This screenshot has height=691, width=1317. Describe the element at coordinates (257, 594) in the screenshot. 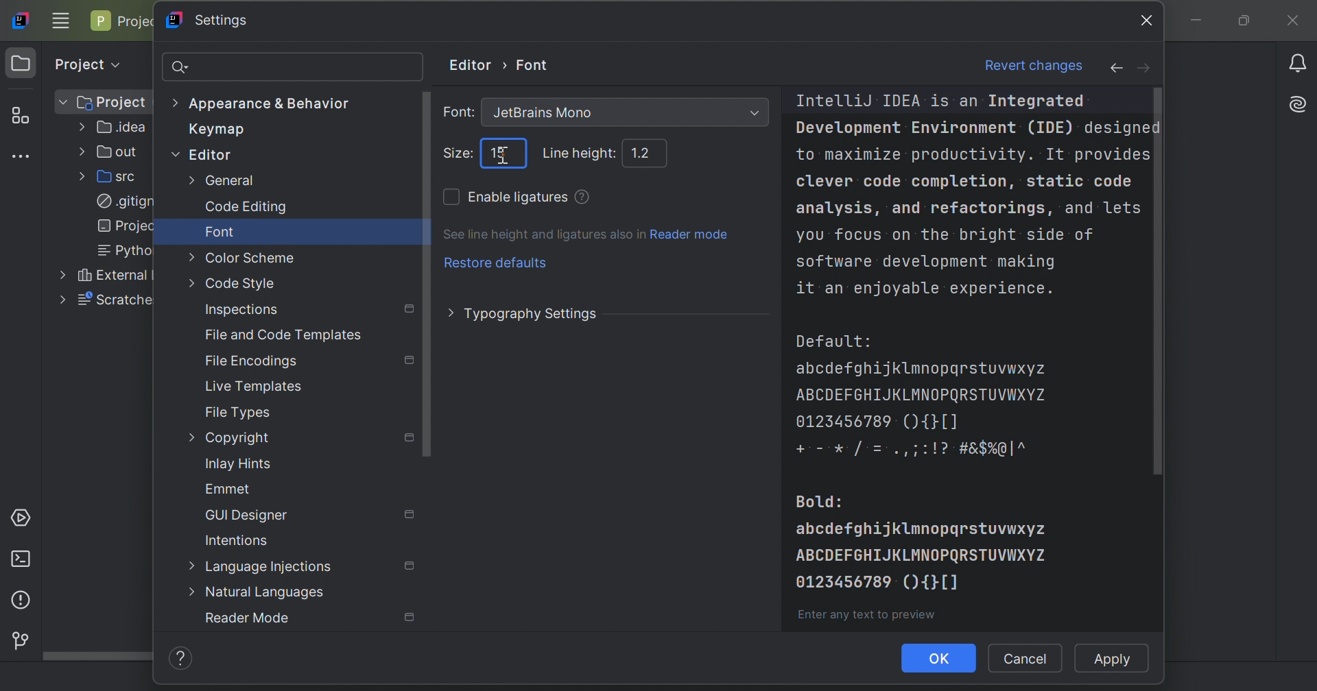

I see `Natural languages` at that location.